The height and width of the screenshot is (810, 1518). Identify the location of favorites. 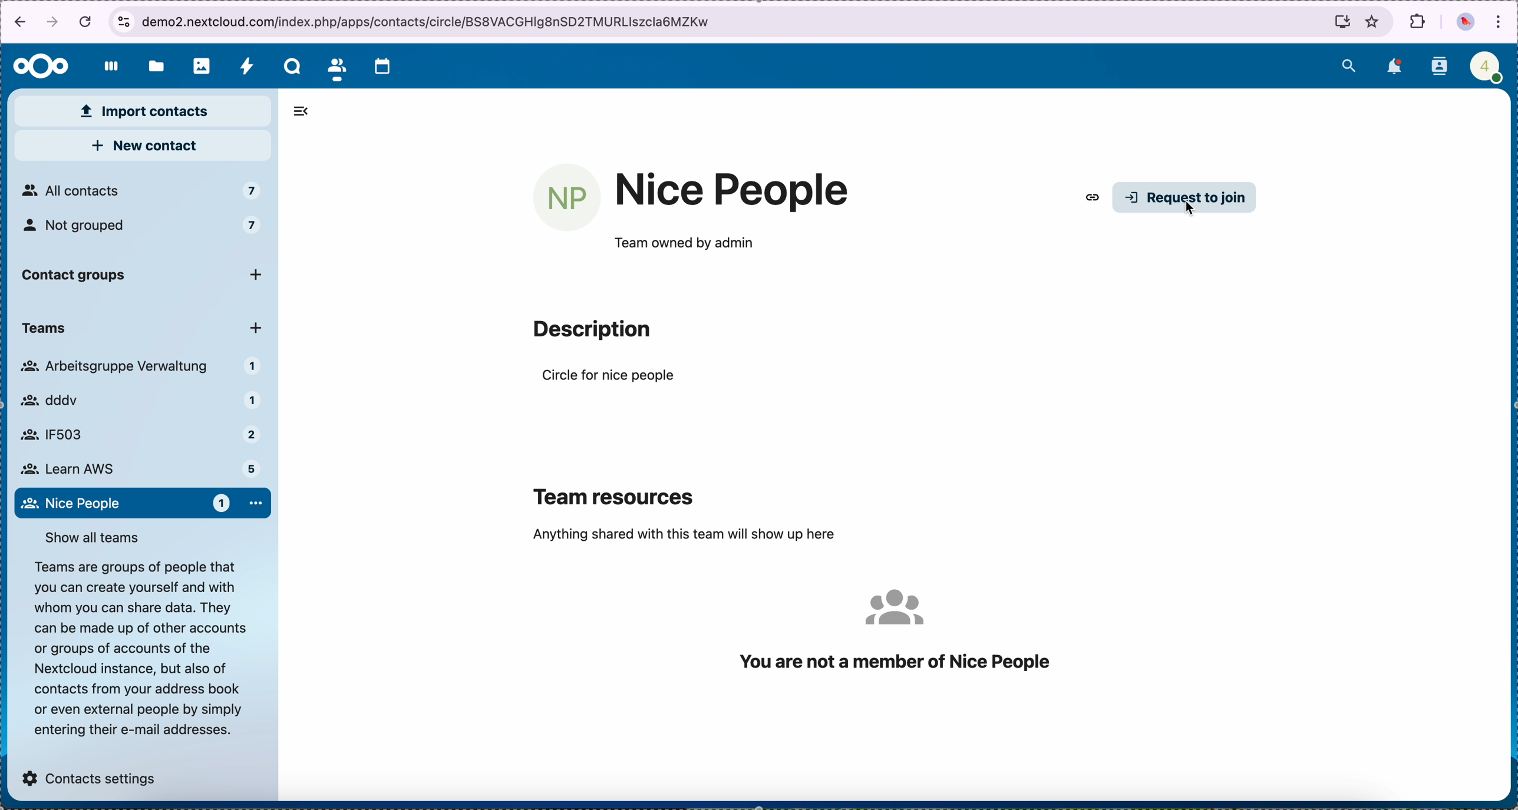
(1374, 21).